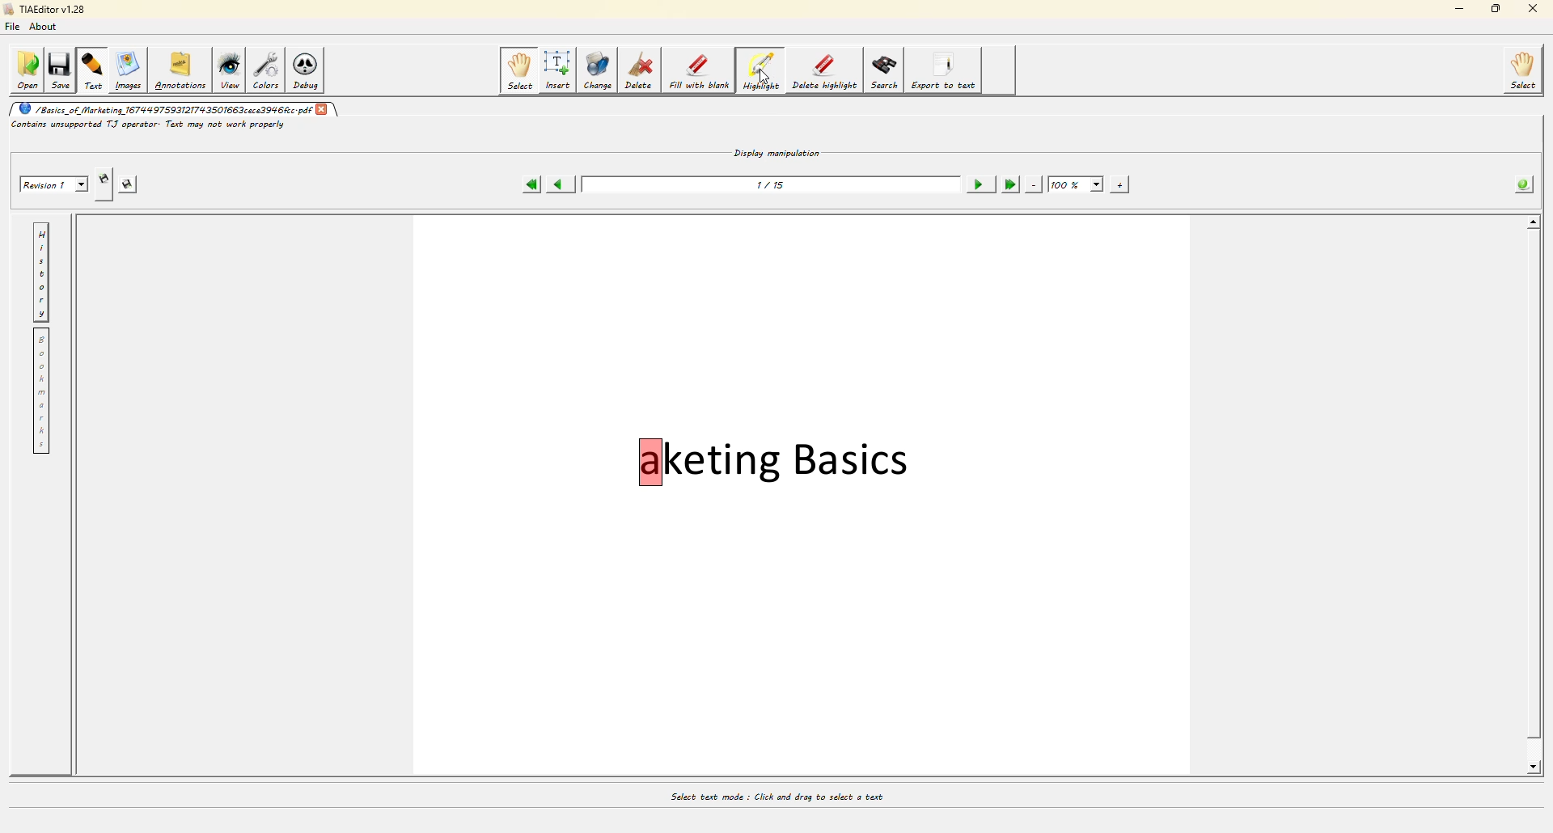  What do you see at coordinates (27, 70) in the screenshot?
I see `open` at bounding box center [27, 70].